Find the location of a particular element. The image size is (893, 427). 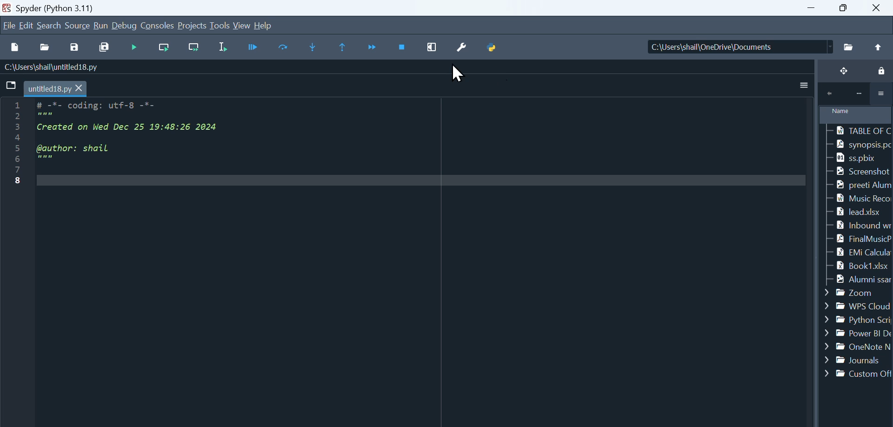

Open is located at coordinates (47, 47).